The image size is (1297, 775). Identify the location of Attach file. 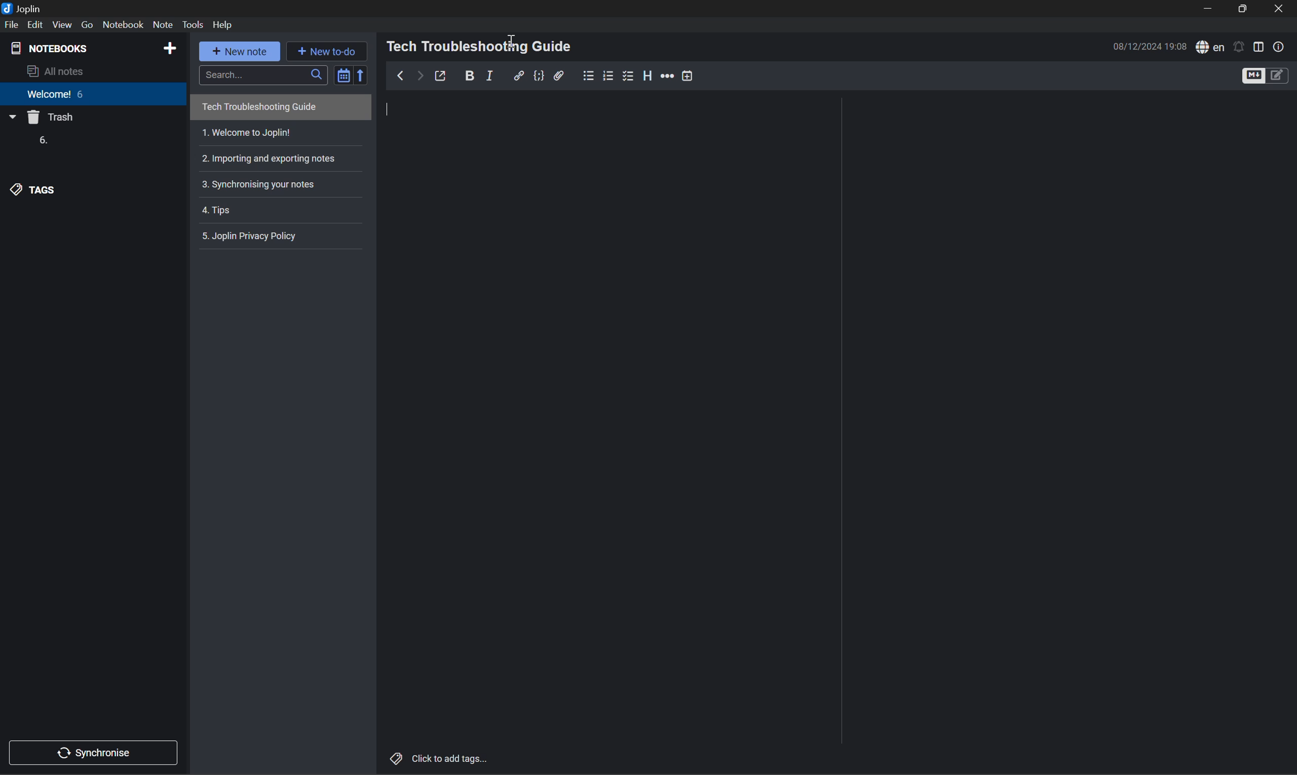
(560, 75).